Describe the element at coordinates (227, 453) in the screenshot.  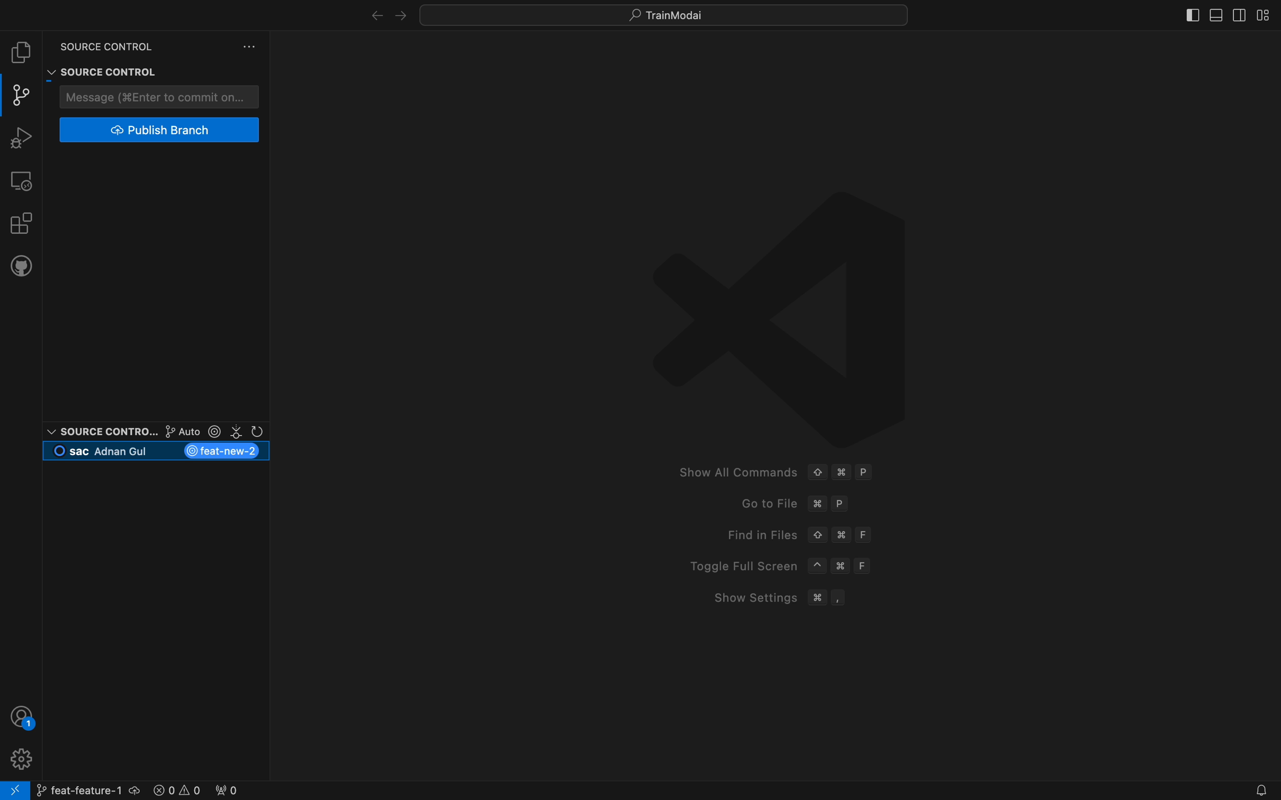
I see `new branch created and switched ` at that location.